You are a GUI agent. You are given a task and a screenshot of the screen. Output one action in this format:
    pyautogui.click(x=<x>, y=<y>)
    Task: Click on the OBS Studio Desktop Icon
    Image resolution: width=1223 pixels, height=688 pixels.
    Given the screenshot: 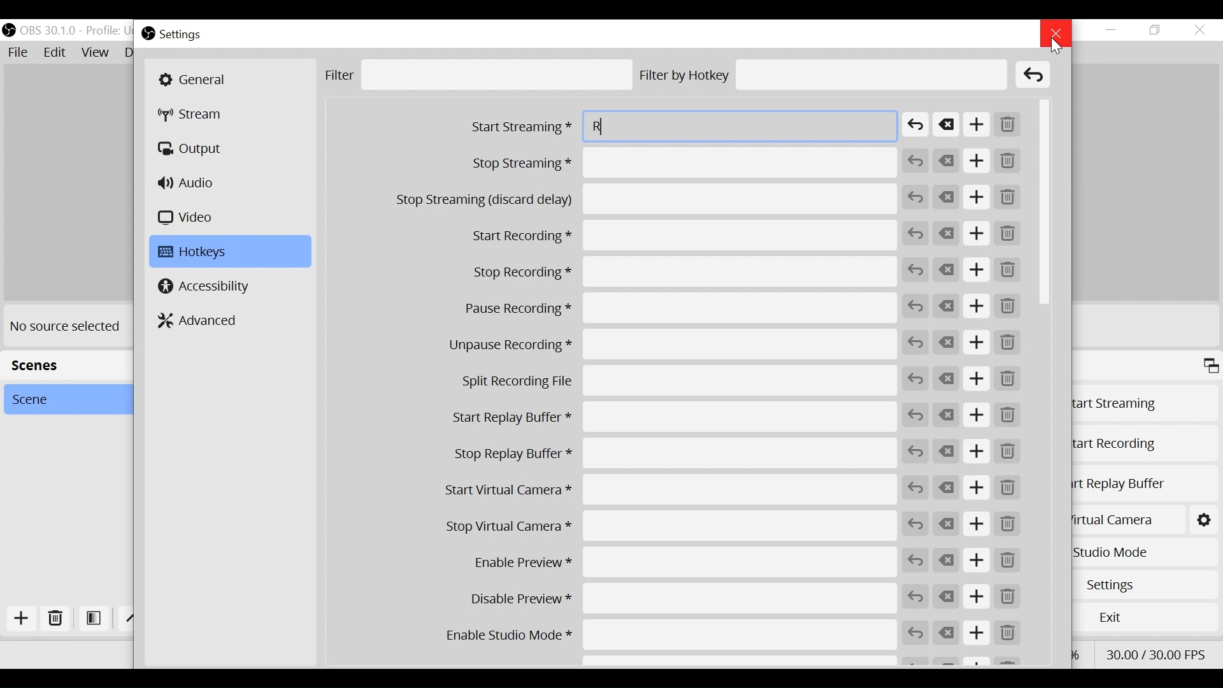 What is the action you would take?
    pyautogui.click(x=10, y=30)
    